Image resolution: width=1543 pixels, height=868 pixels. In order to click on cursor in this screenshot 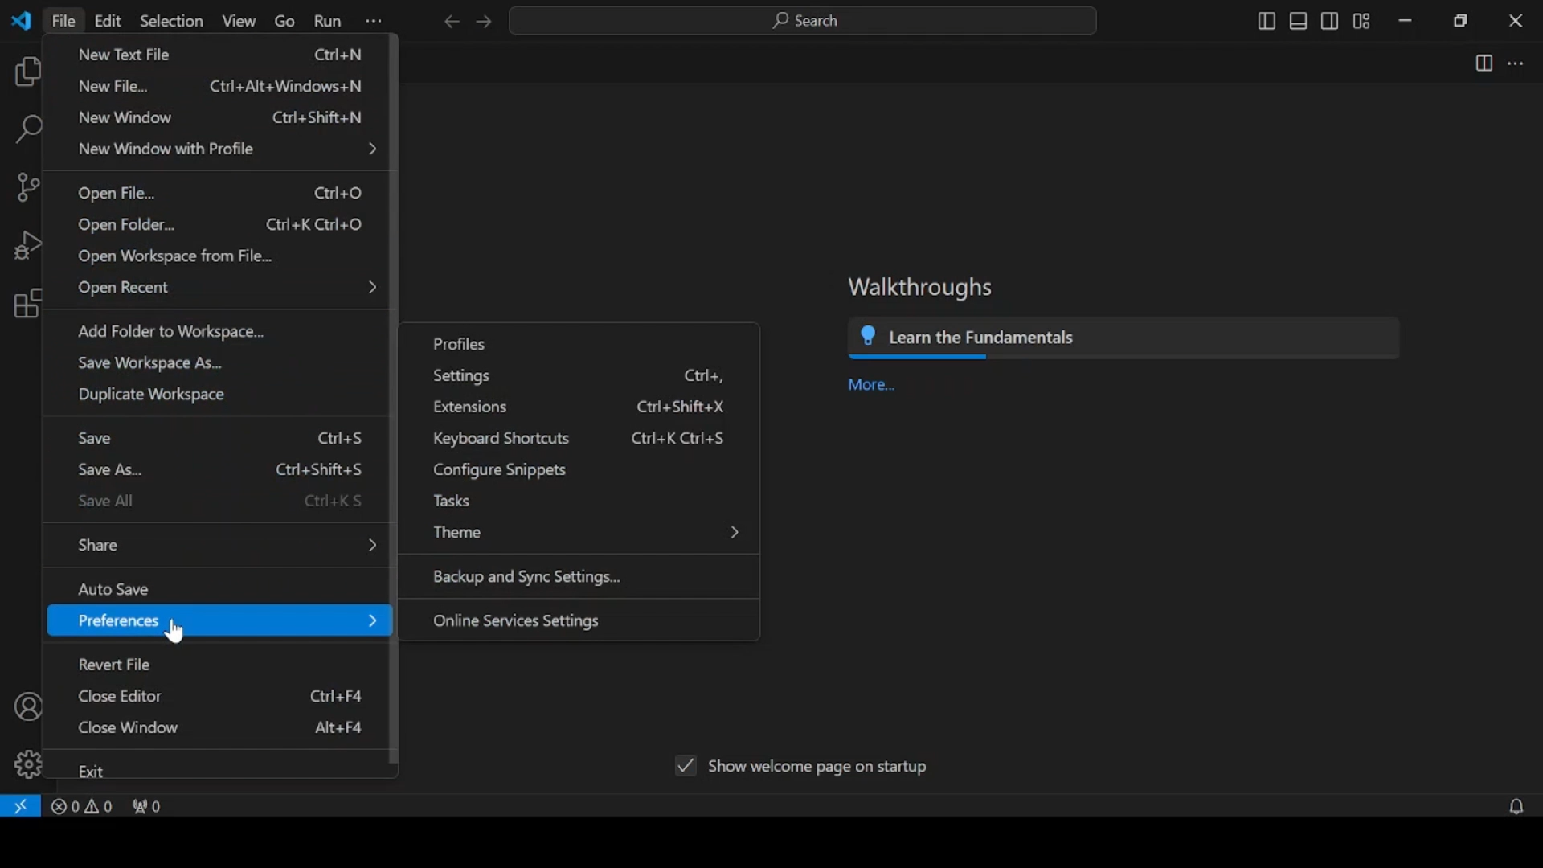, I will do `click(174, 633)`.